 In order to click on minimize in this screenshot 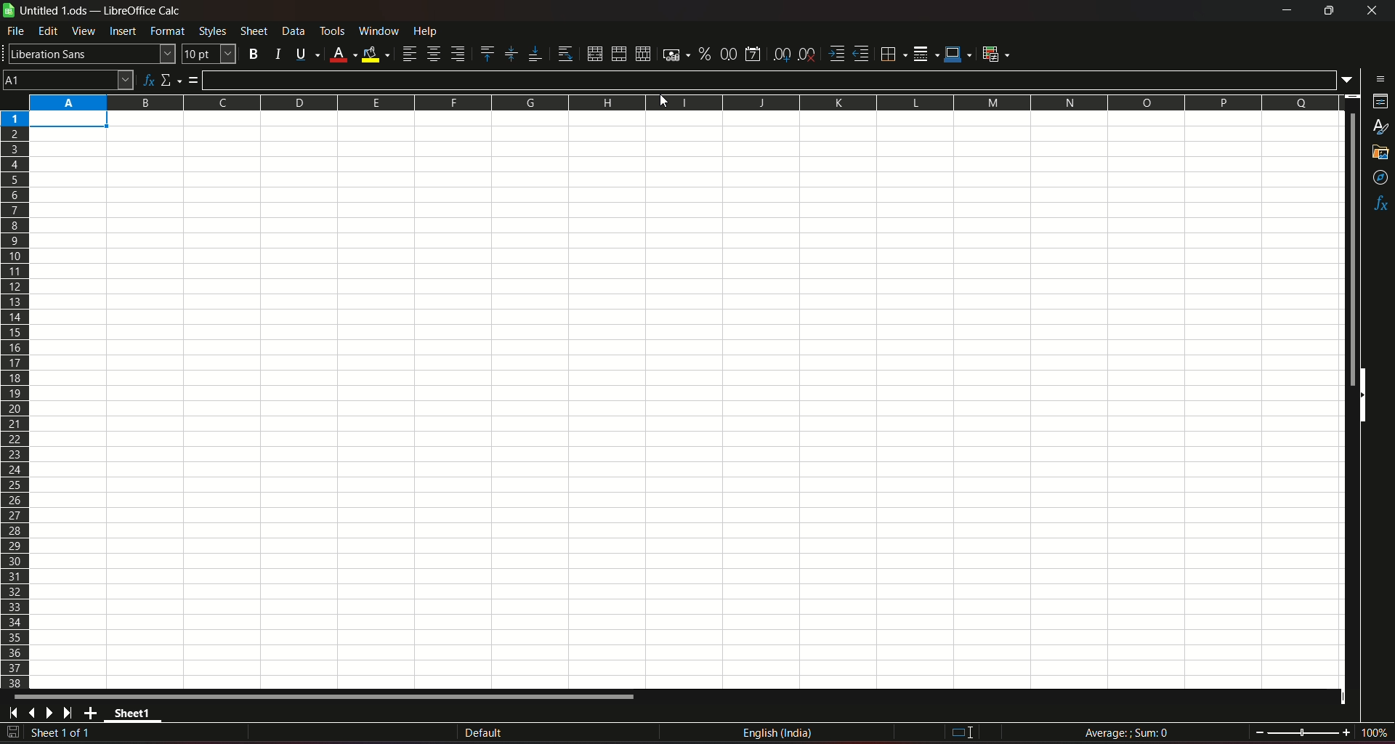, I will do `click(1285, 11)`.